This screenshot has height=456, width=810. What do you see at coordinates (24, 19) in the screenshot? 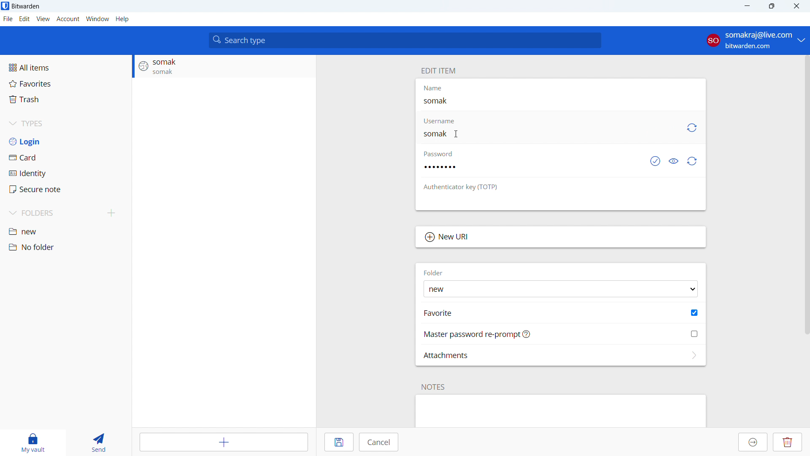
I see `edit` at bounding box center [24, 19].